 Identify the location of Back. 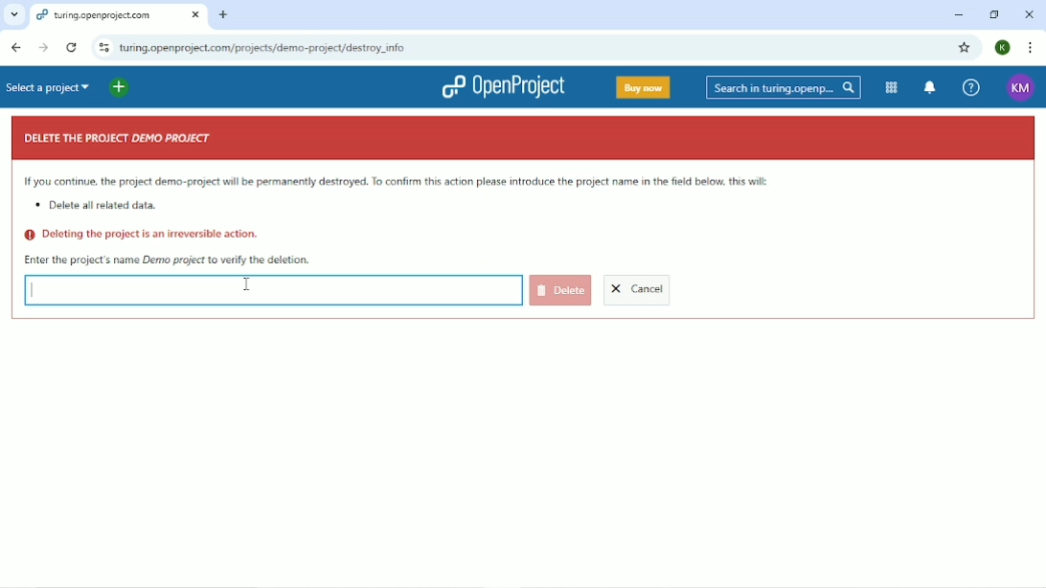
(14, 47).